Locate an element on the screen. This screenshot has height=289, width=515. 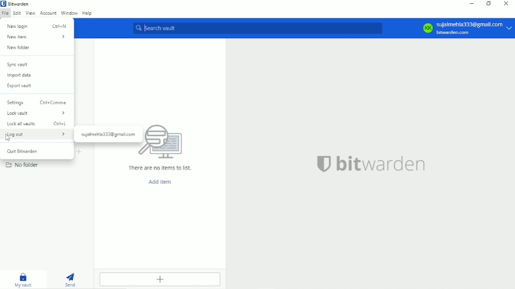
Lock vault > is located at coordinates (36, 113).